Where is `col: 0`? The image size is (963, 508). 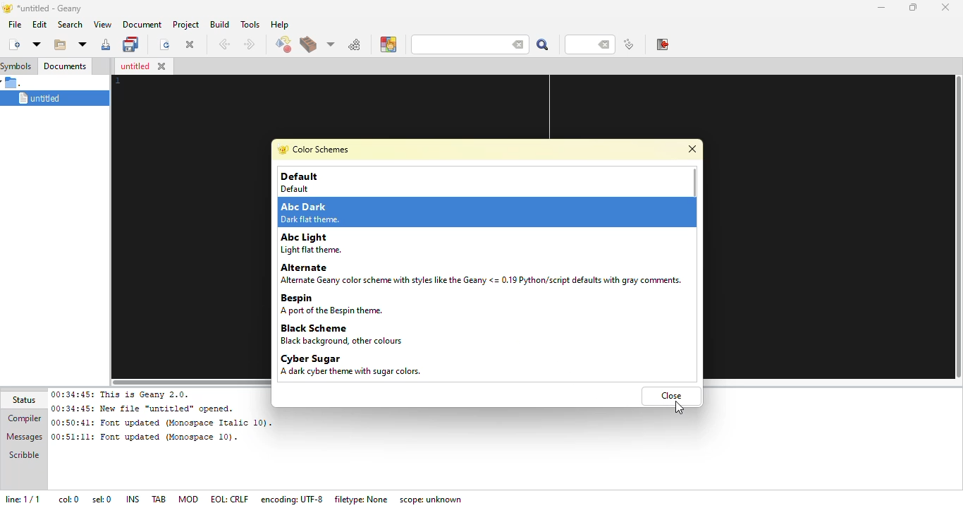 col: 0 is located at coordinates (68, 500).